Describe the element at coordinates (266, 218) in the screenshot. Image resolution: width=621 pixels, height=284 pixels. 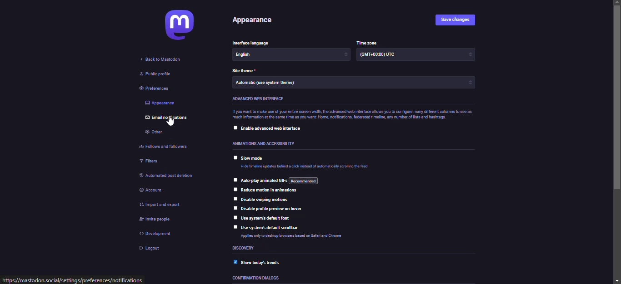
I see `use system's default font` at that location.